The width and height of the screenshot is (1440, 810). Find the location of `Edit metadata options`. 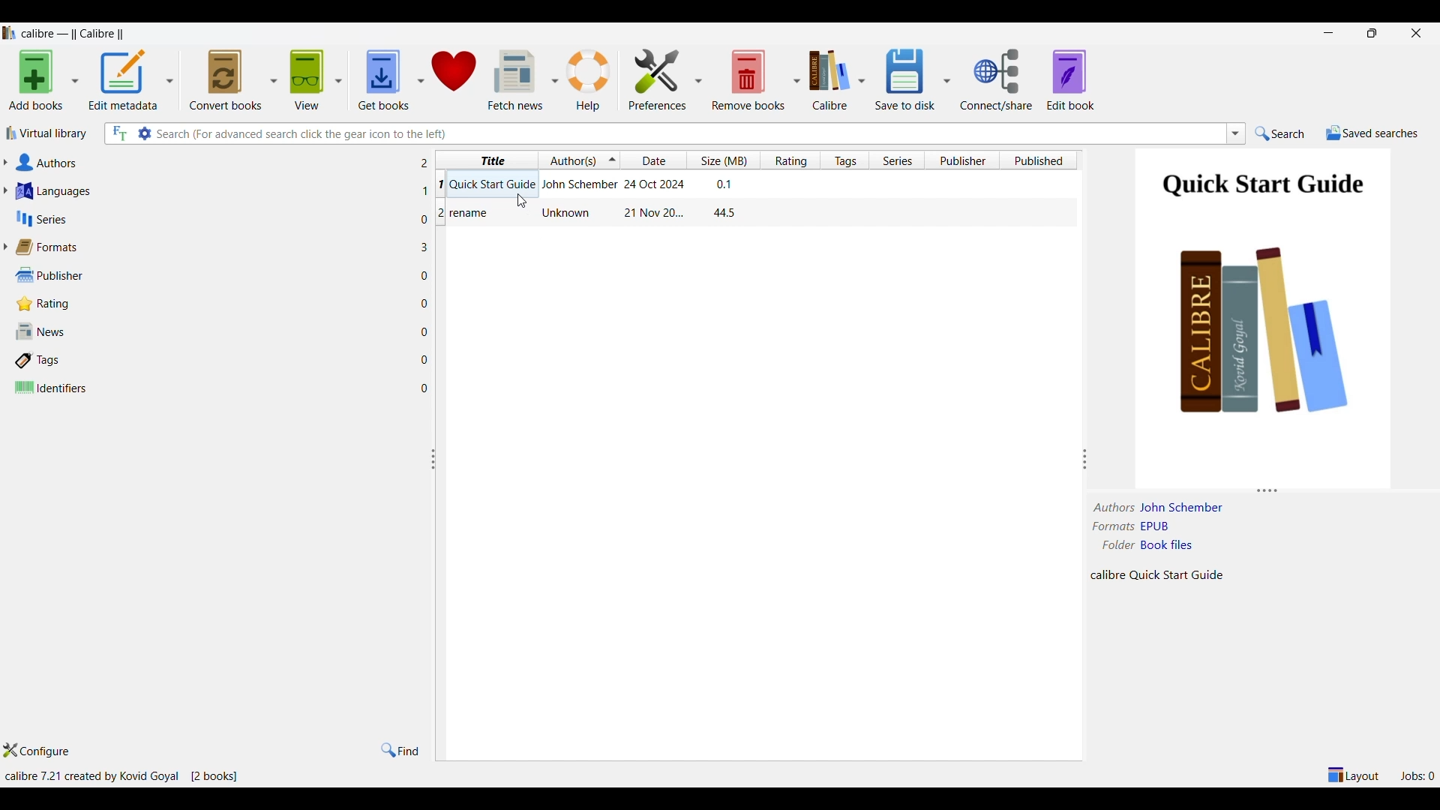

Edit metadata options is located at coordinates (168, 81).